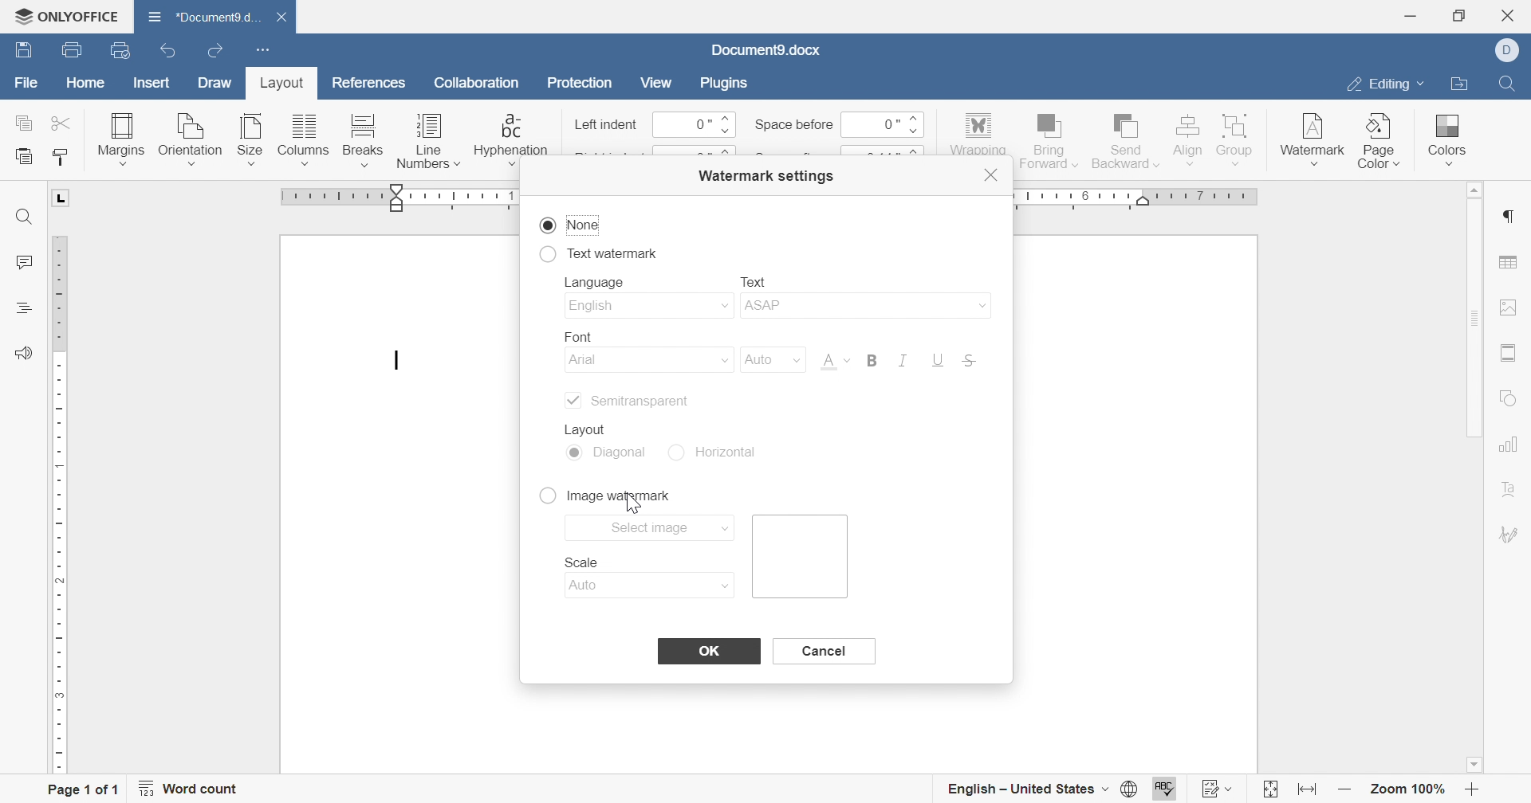 Image resolution: width=1531 pixels, height=803 pixels. What do you see at coordinates (1508, 444) in the screenshot?
I see `chart settings` at bounding box center [1508, 444].